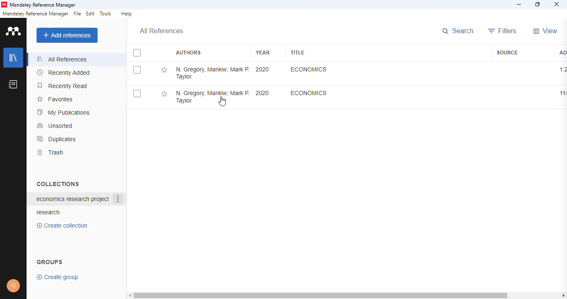 This screenshot has height=299, width=567. I want to click on N. Gregory Mankiw, Mark P. Taylor, so click(212, 73).